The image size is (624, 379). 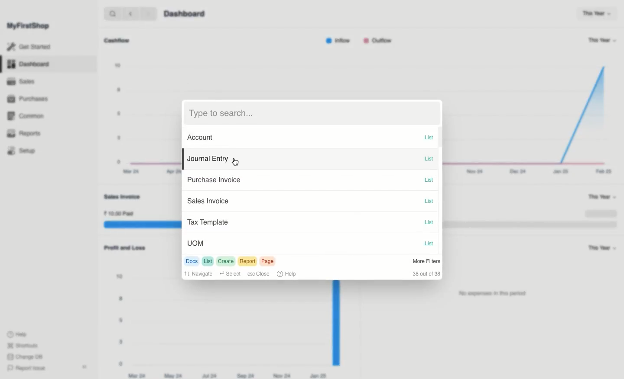 What do you see at coordinates (206, 158) in the screenshot?
I see `Journal Entry` at bounding box center [206, 158].